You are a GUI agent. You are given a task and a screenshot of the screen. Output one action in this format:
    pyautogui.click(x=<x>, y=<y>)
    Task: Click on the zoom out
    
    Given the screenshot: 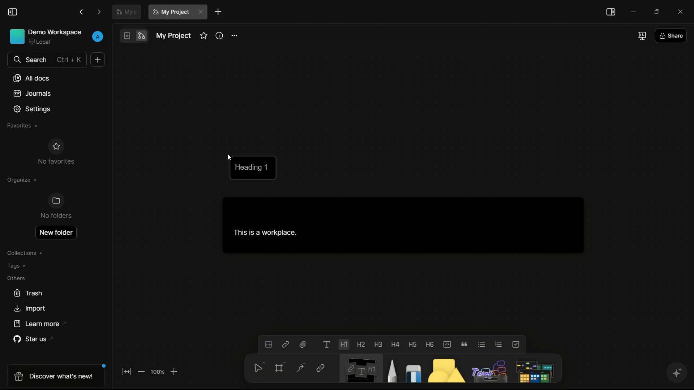 What is the action you would take?
    pyautogui.click(x=142, y=372)
    